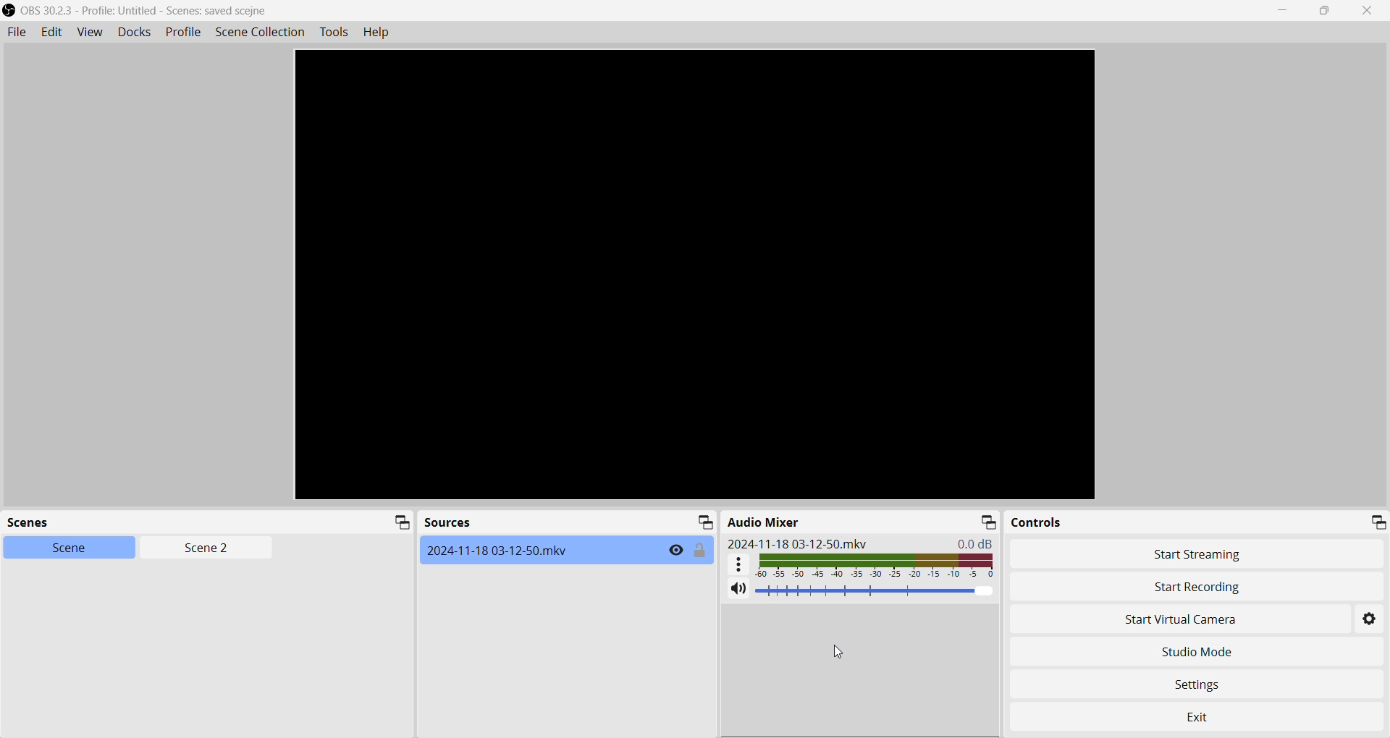  What do you see at coordinates (132, 31) in the screenshot?
I see `Docks` at bounding box center [132, 31].